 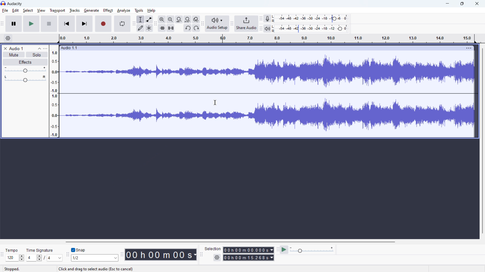 I want to click on generate, so click(x=91, y=11).